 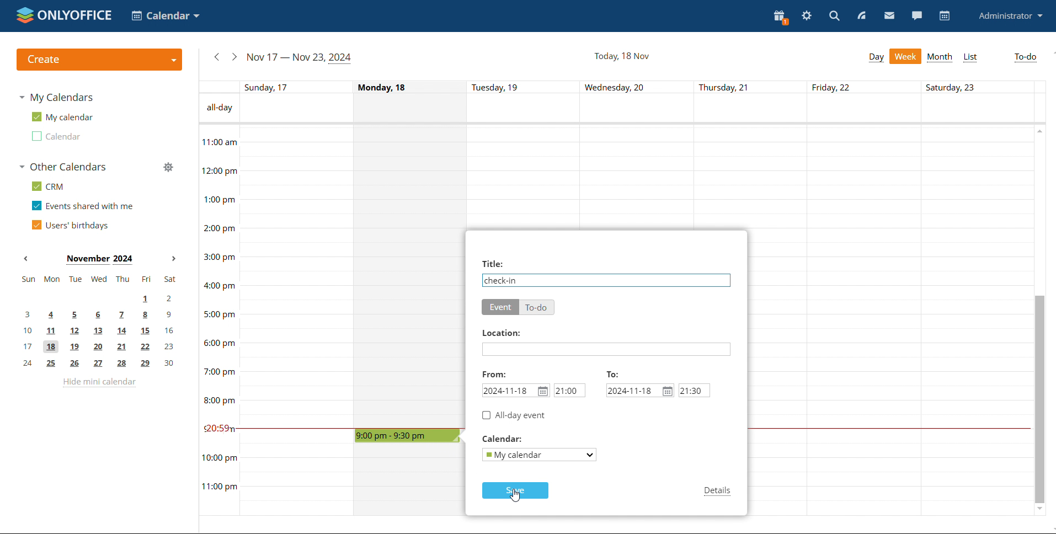 What do you see at coordinates (407, 436) in the screenshot?
I see `time block selected` at bounding box center [407, 436].